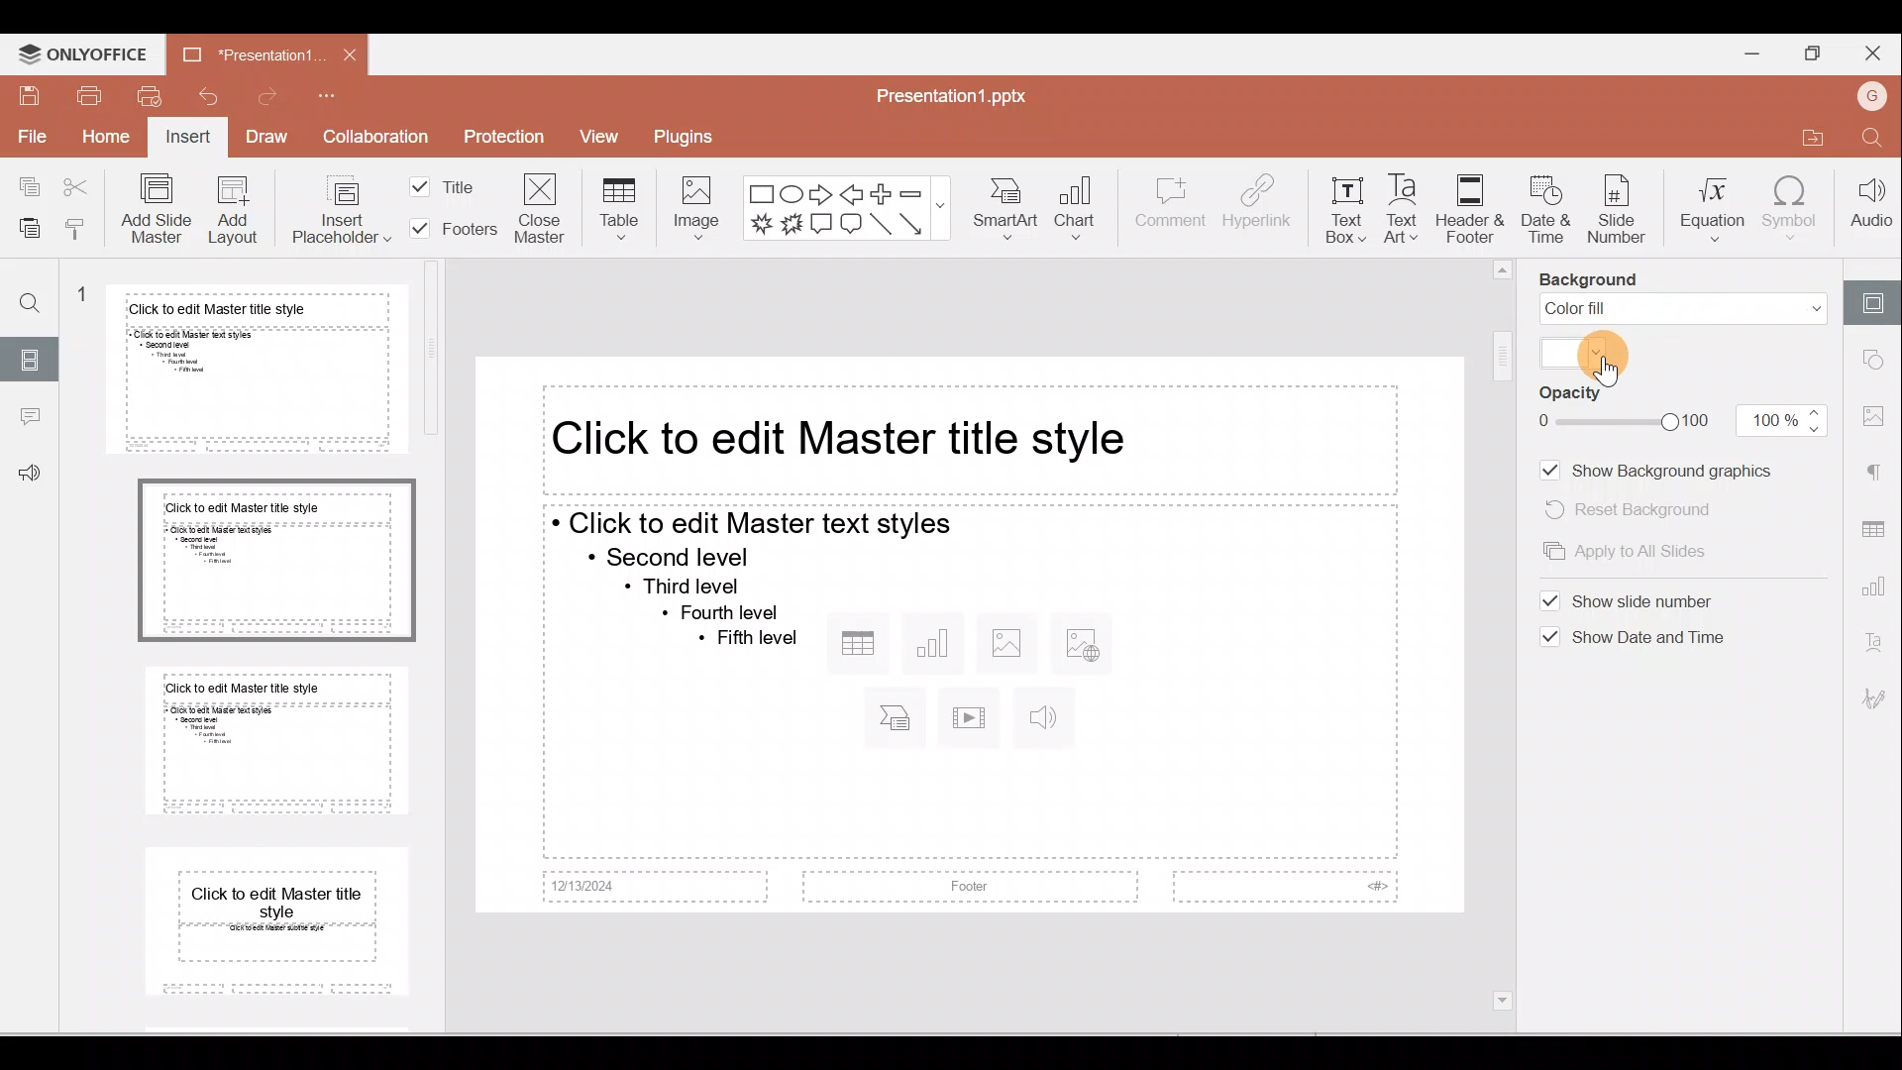 The width and height of the screenshot is (1902, 1070). Describe the element at coordinates (880, 224) in the screenshot. I see `Line` at that location.